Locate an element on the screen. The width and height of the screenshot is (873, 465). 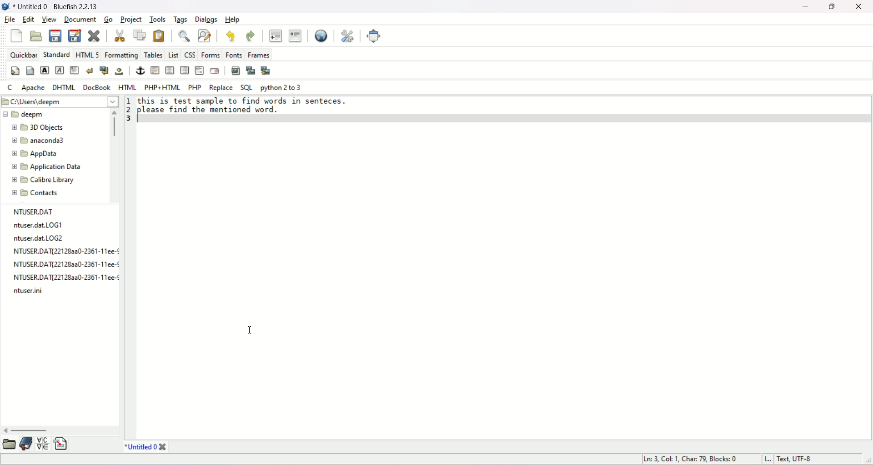
frames is located at coordinates (260, 55).